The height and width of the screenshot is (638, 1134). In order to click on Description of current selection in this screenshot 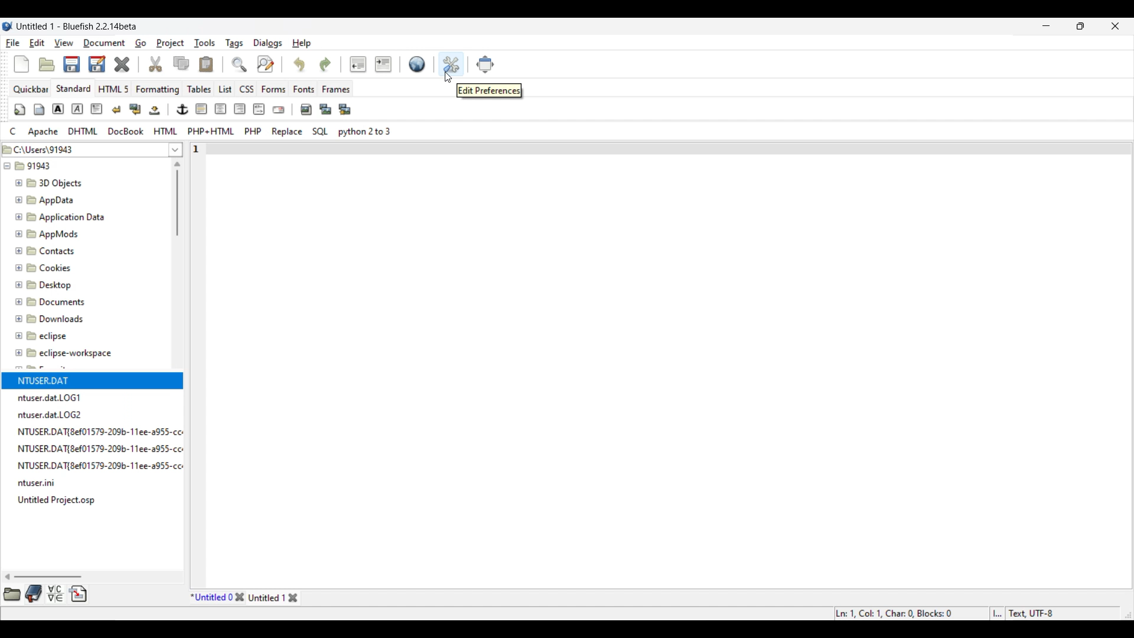, I will do `click(490, 91)`.